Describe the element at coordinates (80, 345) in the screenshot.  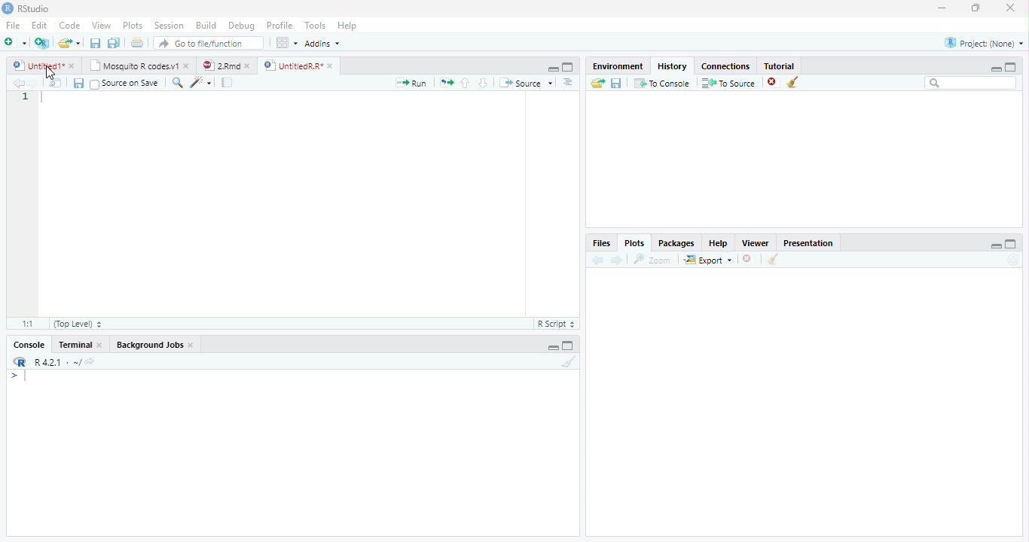
I see `Terminal` at that location.